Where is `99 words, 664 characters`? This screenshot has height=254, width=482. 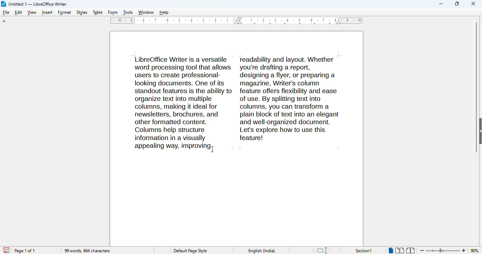
99 words, 664 characters is located at coordinates (88, 251).